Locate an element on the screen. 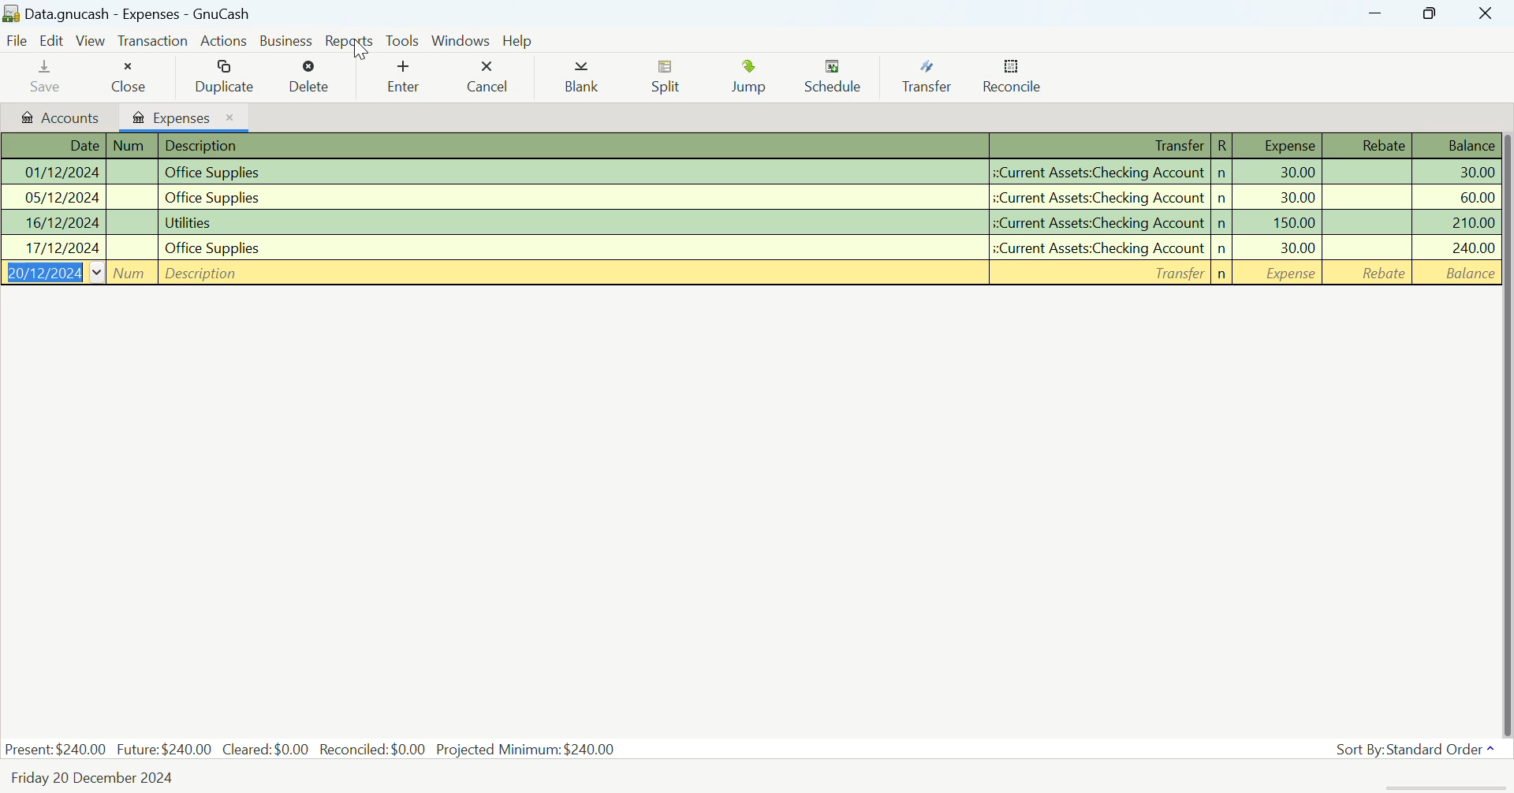 The image size is (1514, 793). Delete is located at coordinates (311, 76).